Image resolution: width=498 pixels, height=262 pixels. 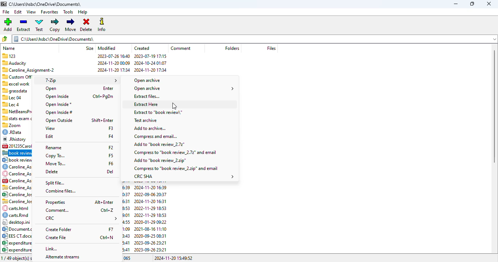 What do you see at coordinates (62, 257) in the screenshot?
I see `alternate streams` at bounding box center [62, 257].